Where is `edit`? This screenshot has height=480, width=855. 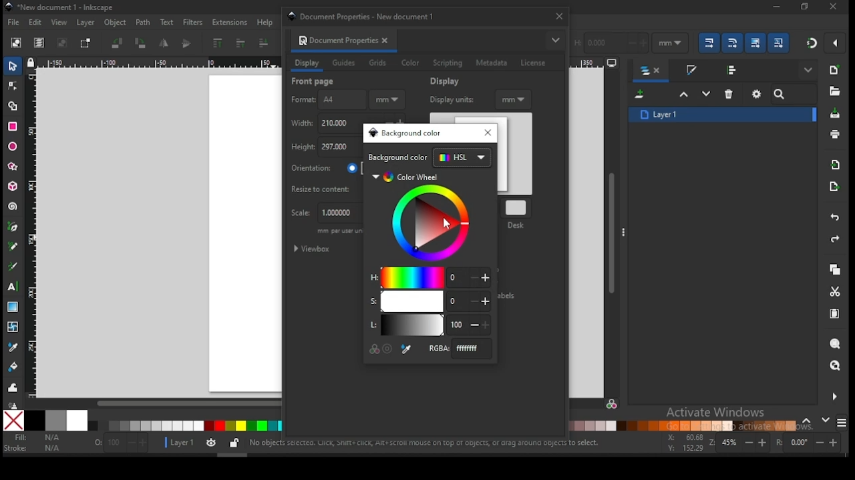
edit is located at coordinates (37, 23).